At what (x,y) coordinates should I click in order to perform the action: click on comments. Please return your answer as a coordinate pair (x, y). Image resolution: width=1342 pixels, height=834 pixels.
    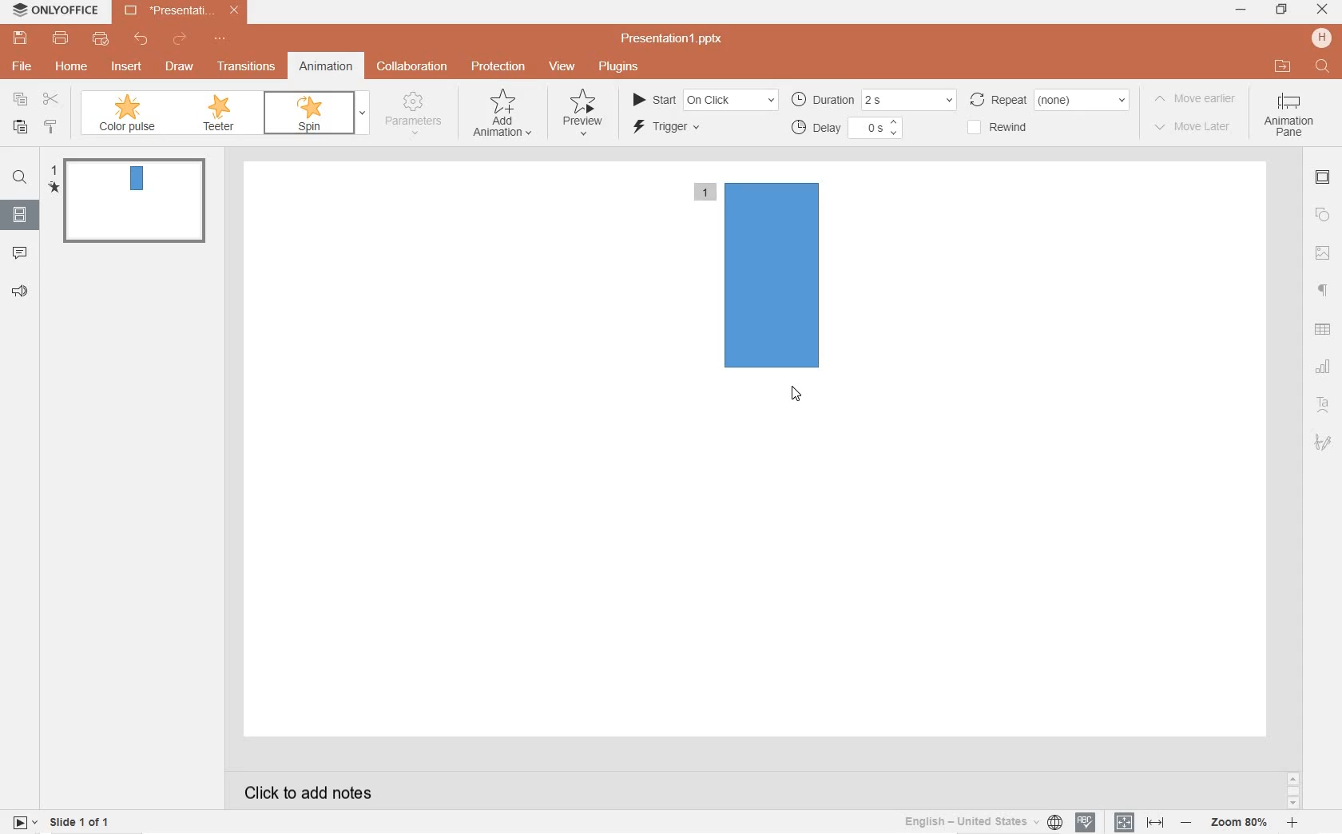
    Looking at the image, I should click on (21, 252).